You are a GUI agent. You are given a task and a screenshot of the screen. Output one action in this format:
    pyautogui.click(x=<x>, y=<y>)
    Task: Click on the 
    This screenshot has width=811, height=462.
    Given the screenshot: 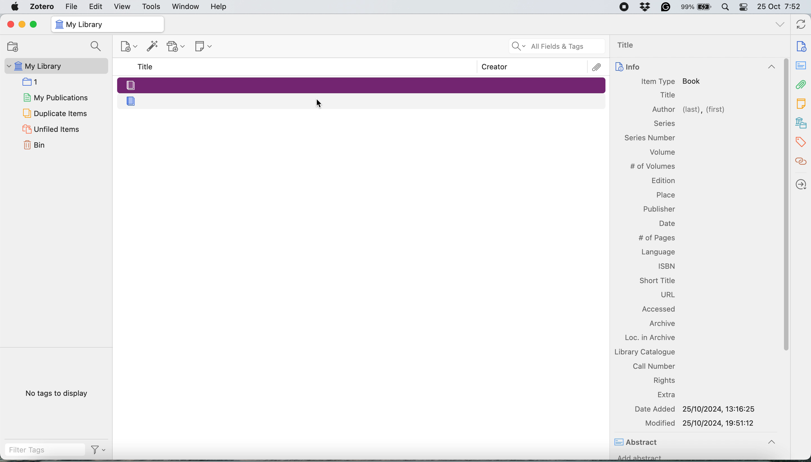 What is the action you would take?
    pyautogui.click(x=650, y=137)
    